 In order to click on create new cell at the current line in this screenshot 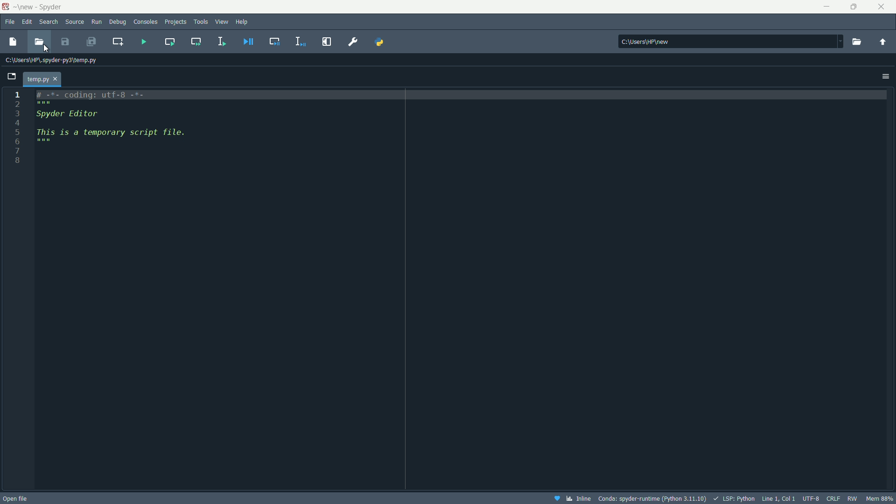, I will do `click(117, 41)`.